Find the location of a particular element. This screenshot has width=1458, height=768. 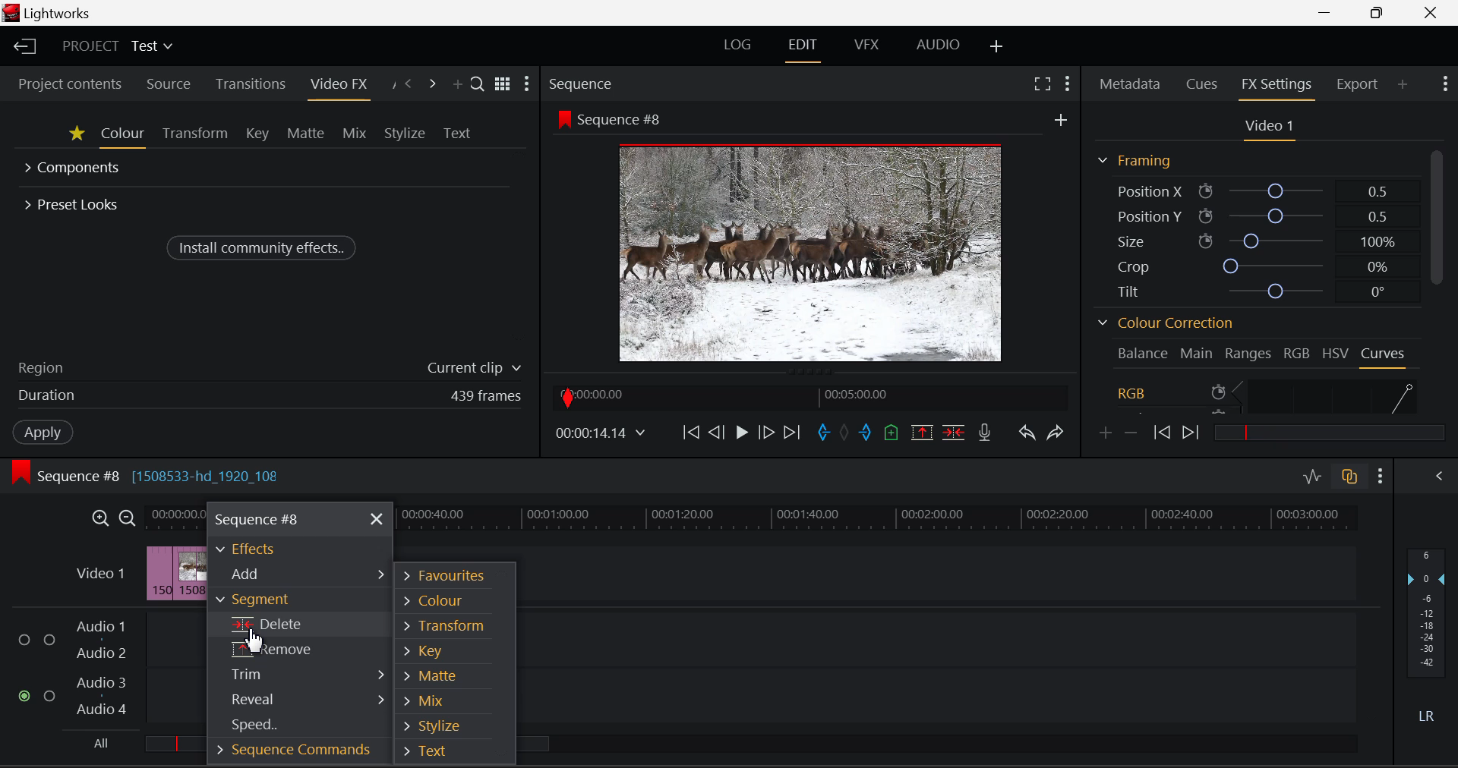

To Start is located at coordinates (693, 433).